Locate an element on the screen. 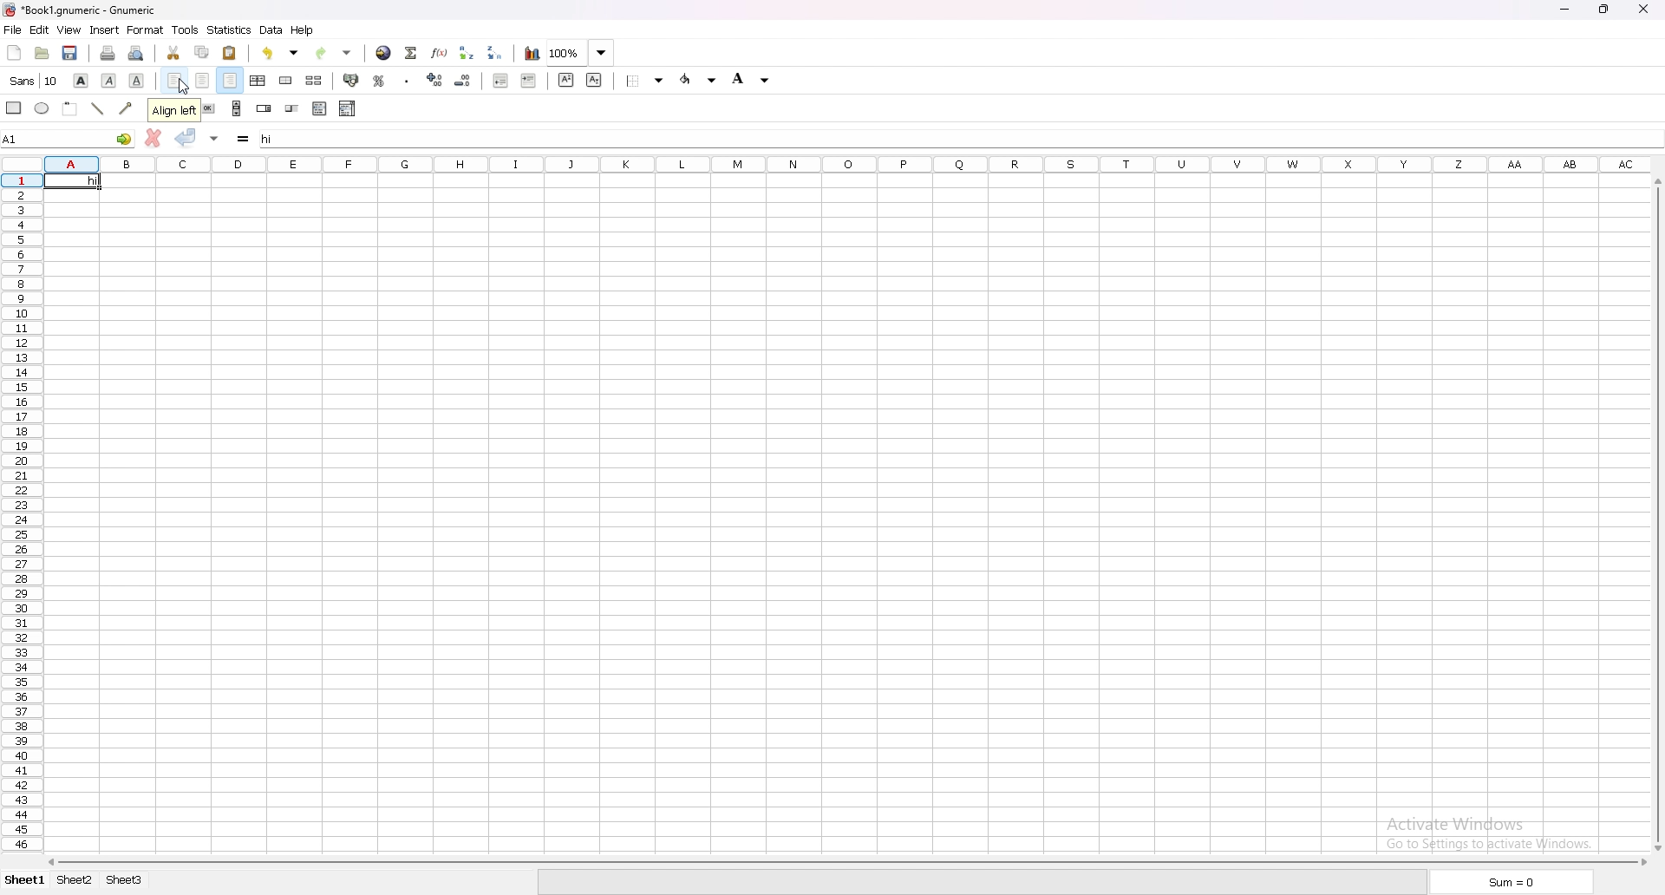 The height and width of the screenshot is (895, 1665). resize is located at coordinates (1605, 10).